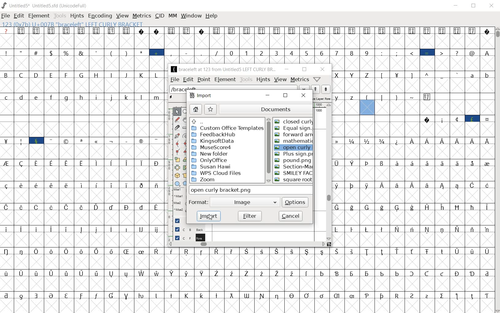 Image resolution: width=500 pixels, height=313 pixels. What do you see at coordinates (177, 202) in the screenshot?
I see `mse1 mse1 mse2 mse2` at bounding box center [177, 202].